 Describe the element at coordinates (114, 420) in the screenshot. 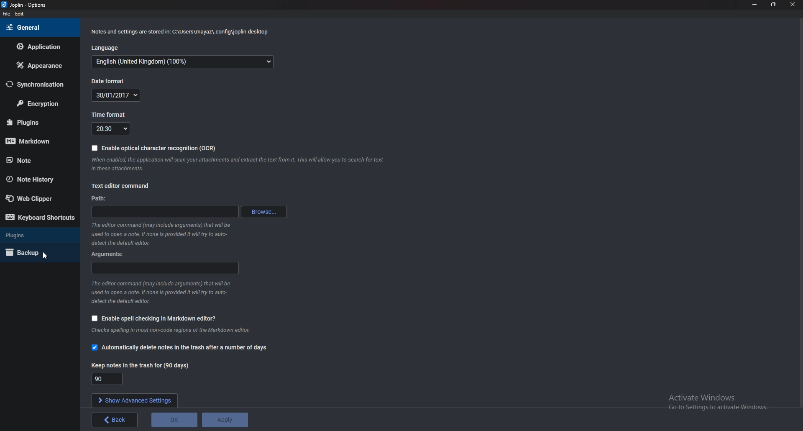

I see `back` at that location.